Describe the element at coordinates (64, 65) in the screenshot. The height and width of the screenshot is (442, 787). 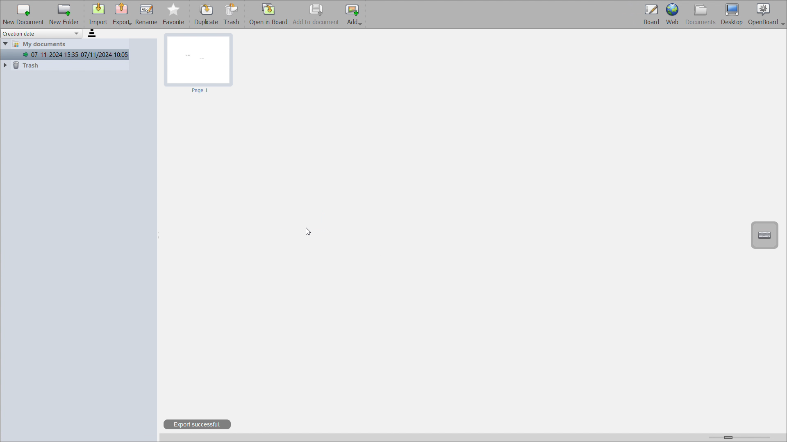
I see `trash` at that location.